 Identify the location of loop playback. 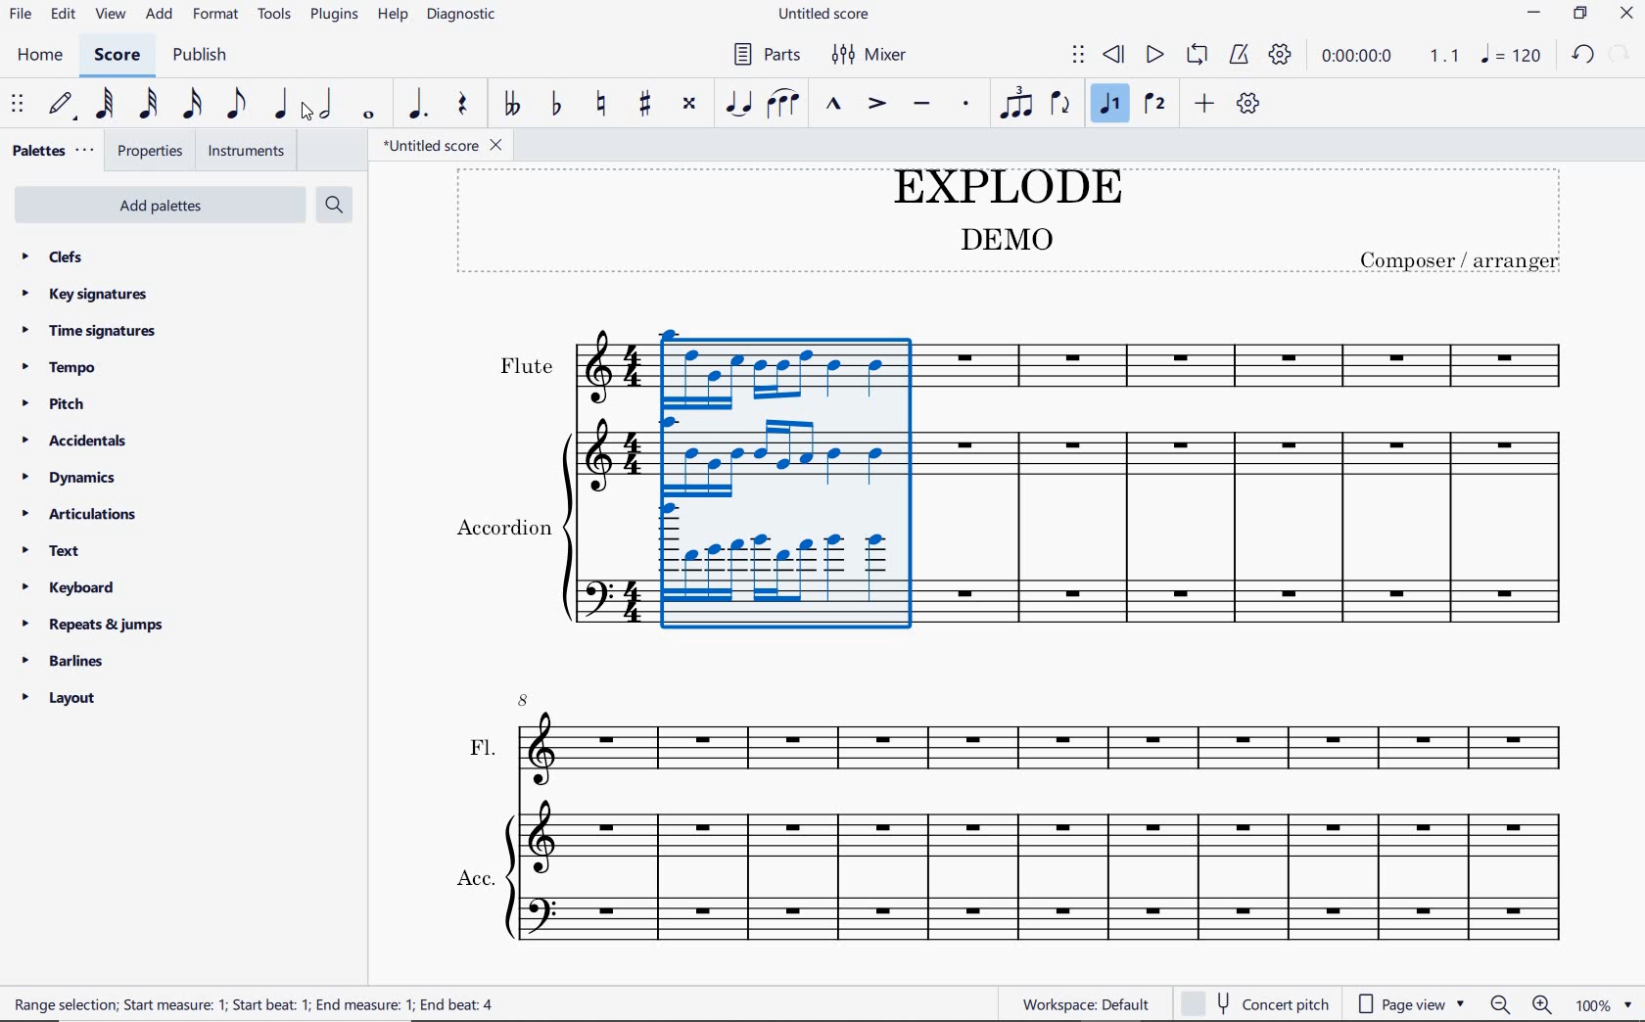
(1197, 57).